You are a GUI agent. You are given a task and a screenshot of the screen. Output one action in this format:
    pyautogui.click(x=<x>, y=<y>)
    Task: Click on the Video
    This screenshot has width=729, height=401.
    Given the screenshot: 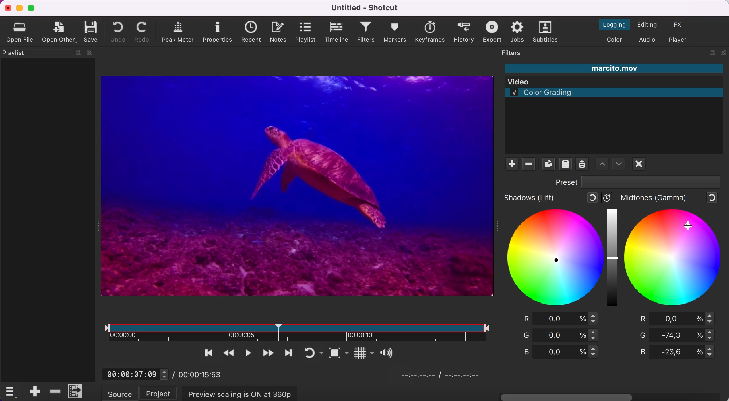 What is the action you would take?
    pyautogui.click(x=519, y=81)
    